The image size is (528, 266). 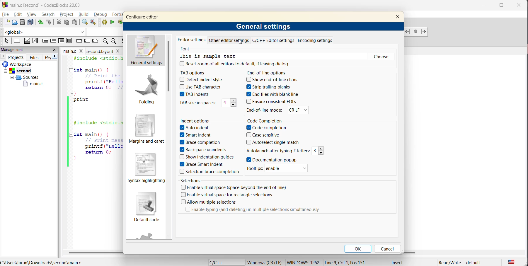 I want to click on ok, so click(x=358, y=248).